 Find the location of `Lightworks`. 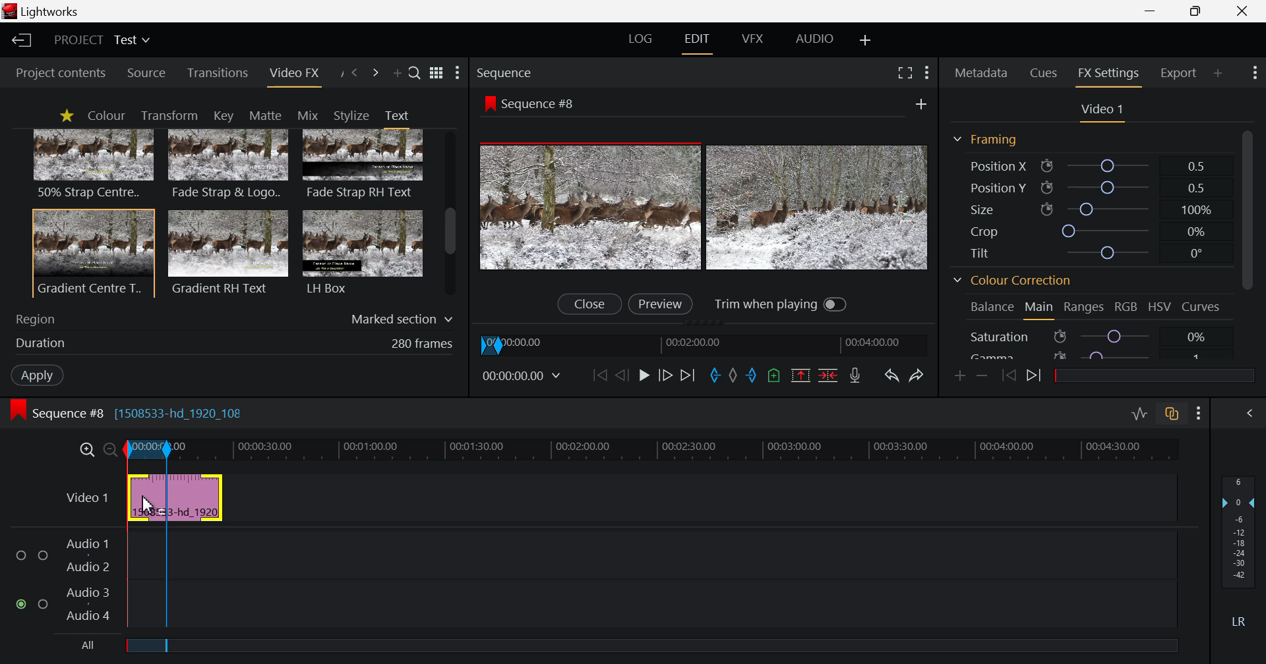

Lightworks is located at coordinates (47, 12).